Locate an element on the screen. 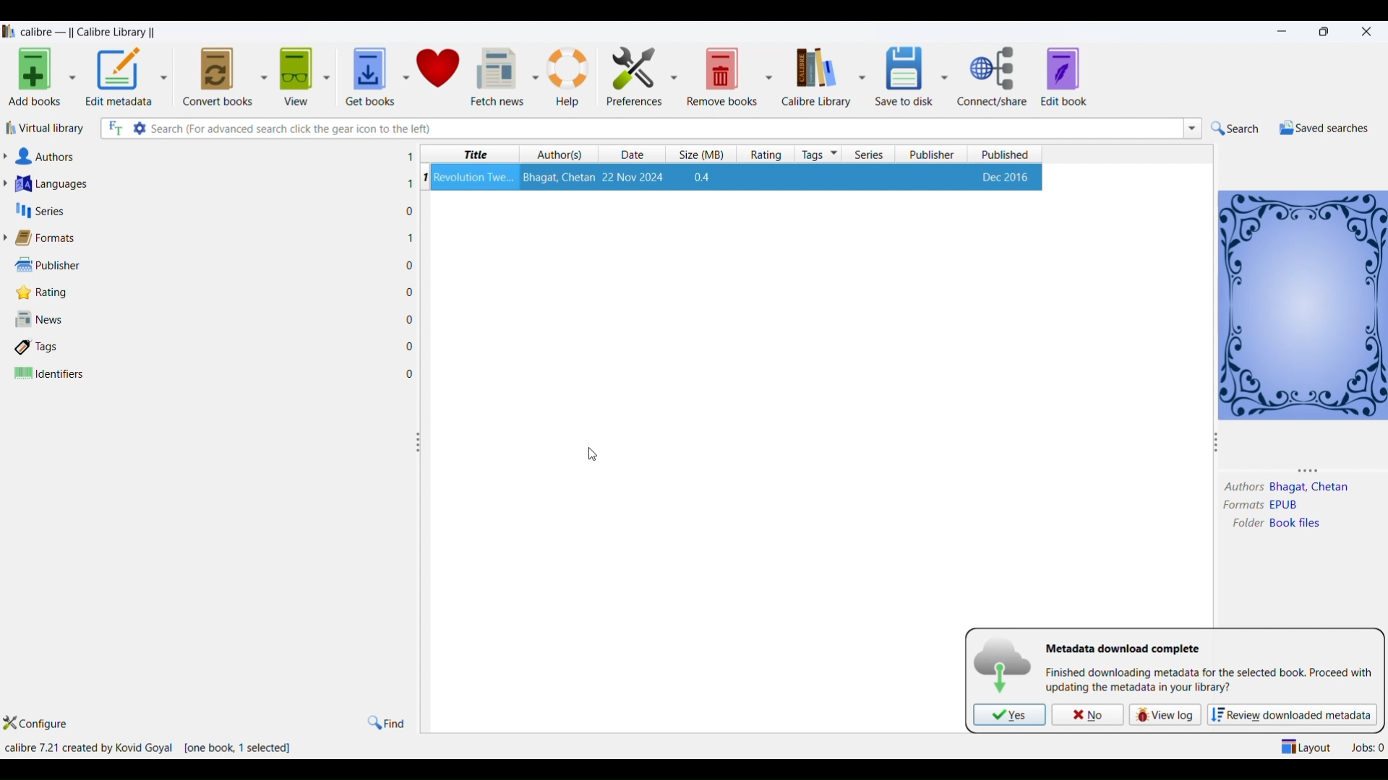 The width and height of the screenshot is (1388, 780). yes for updating metadata is located at coordinates (1009, 715).